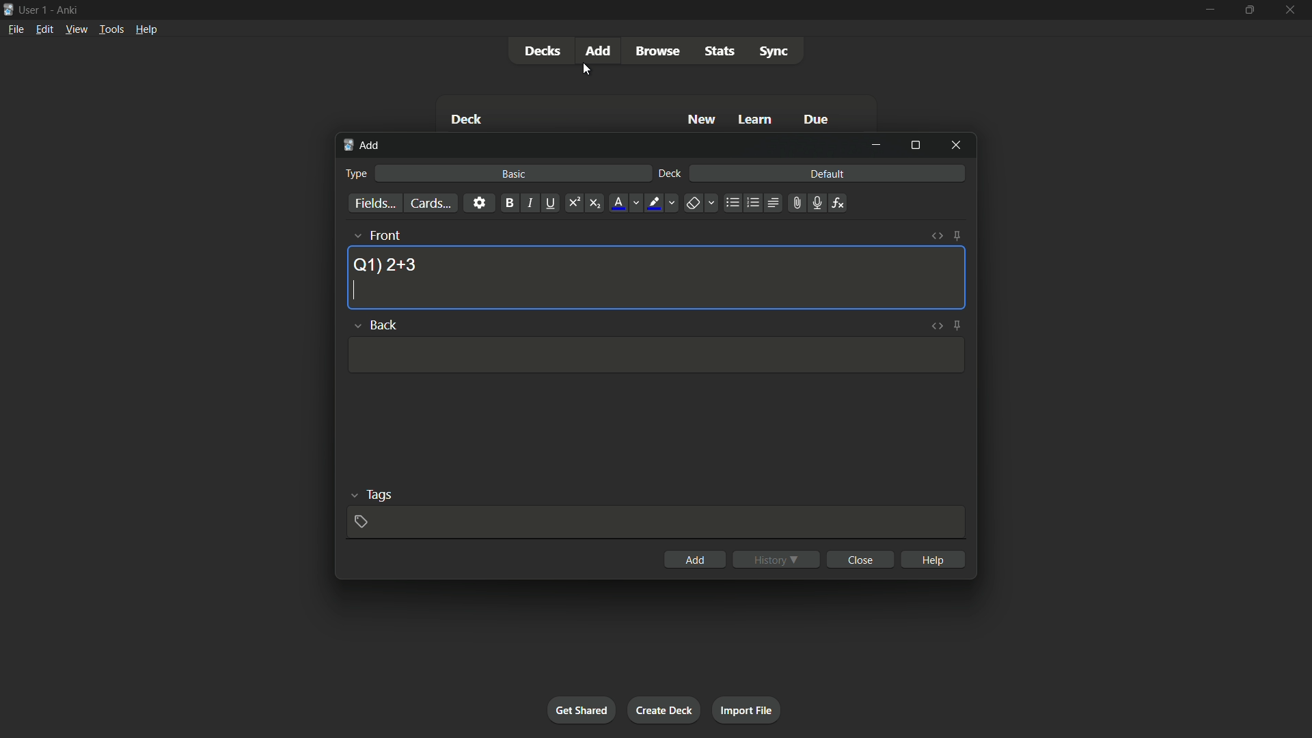 This screenshot has height=738, width=1312. I want to click on toggle sticky, so click(957, 236).